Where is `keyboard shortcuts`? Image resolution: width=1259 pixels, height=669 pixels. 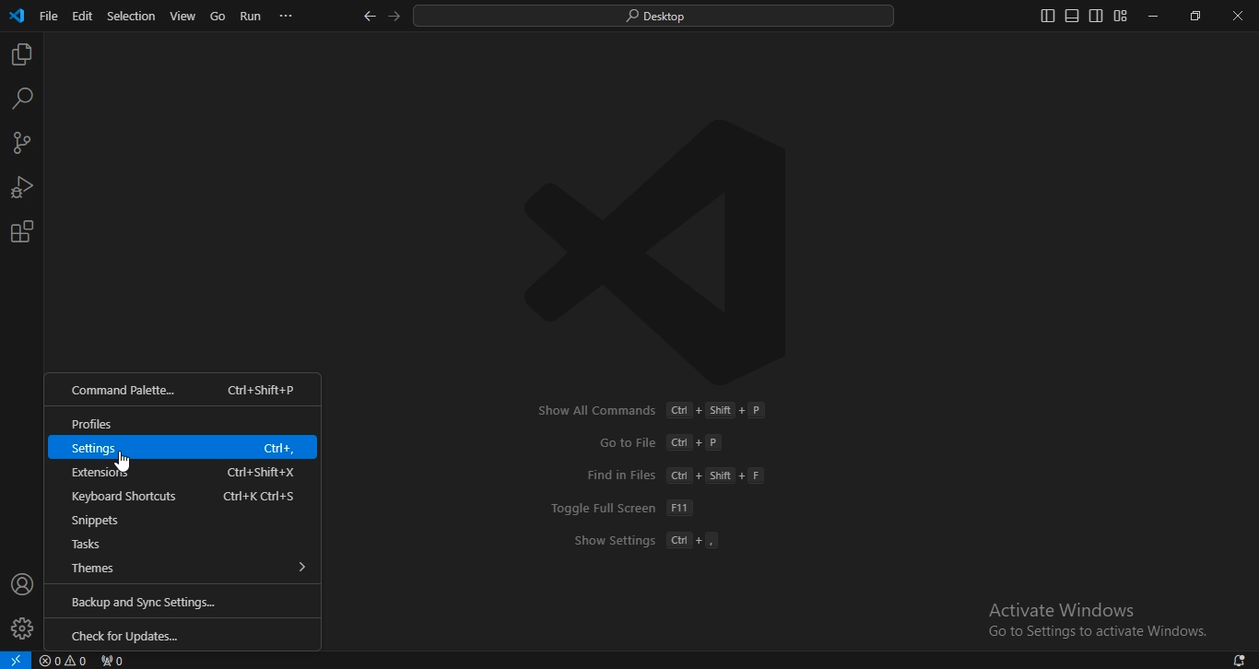 keyboard shortcuts is located at coordinates (134, 496).